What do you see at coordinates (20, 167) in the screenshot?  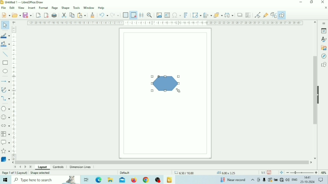 I see `Scroll to previous page` at bounding box center [20, 167].